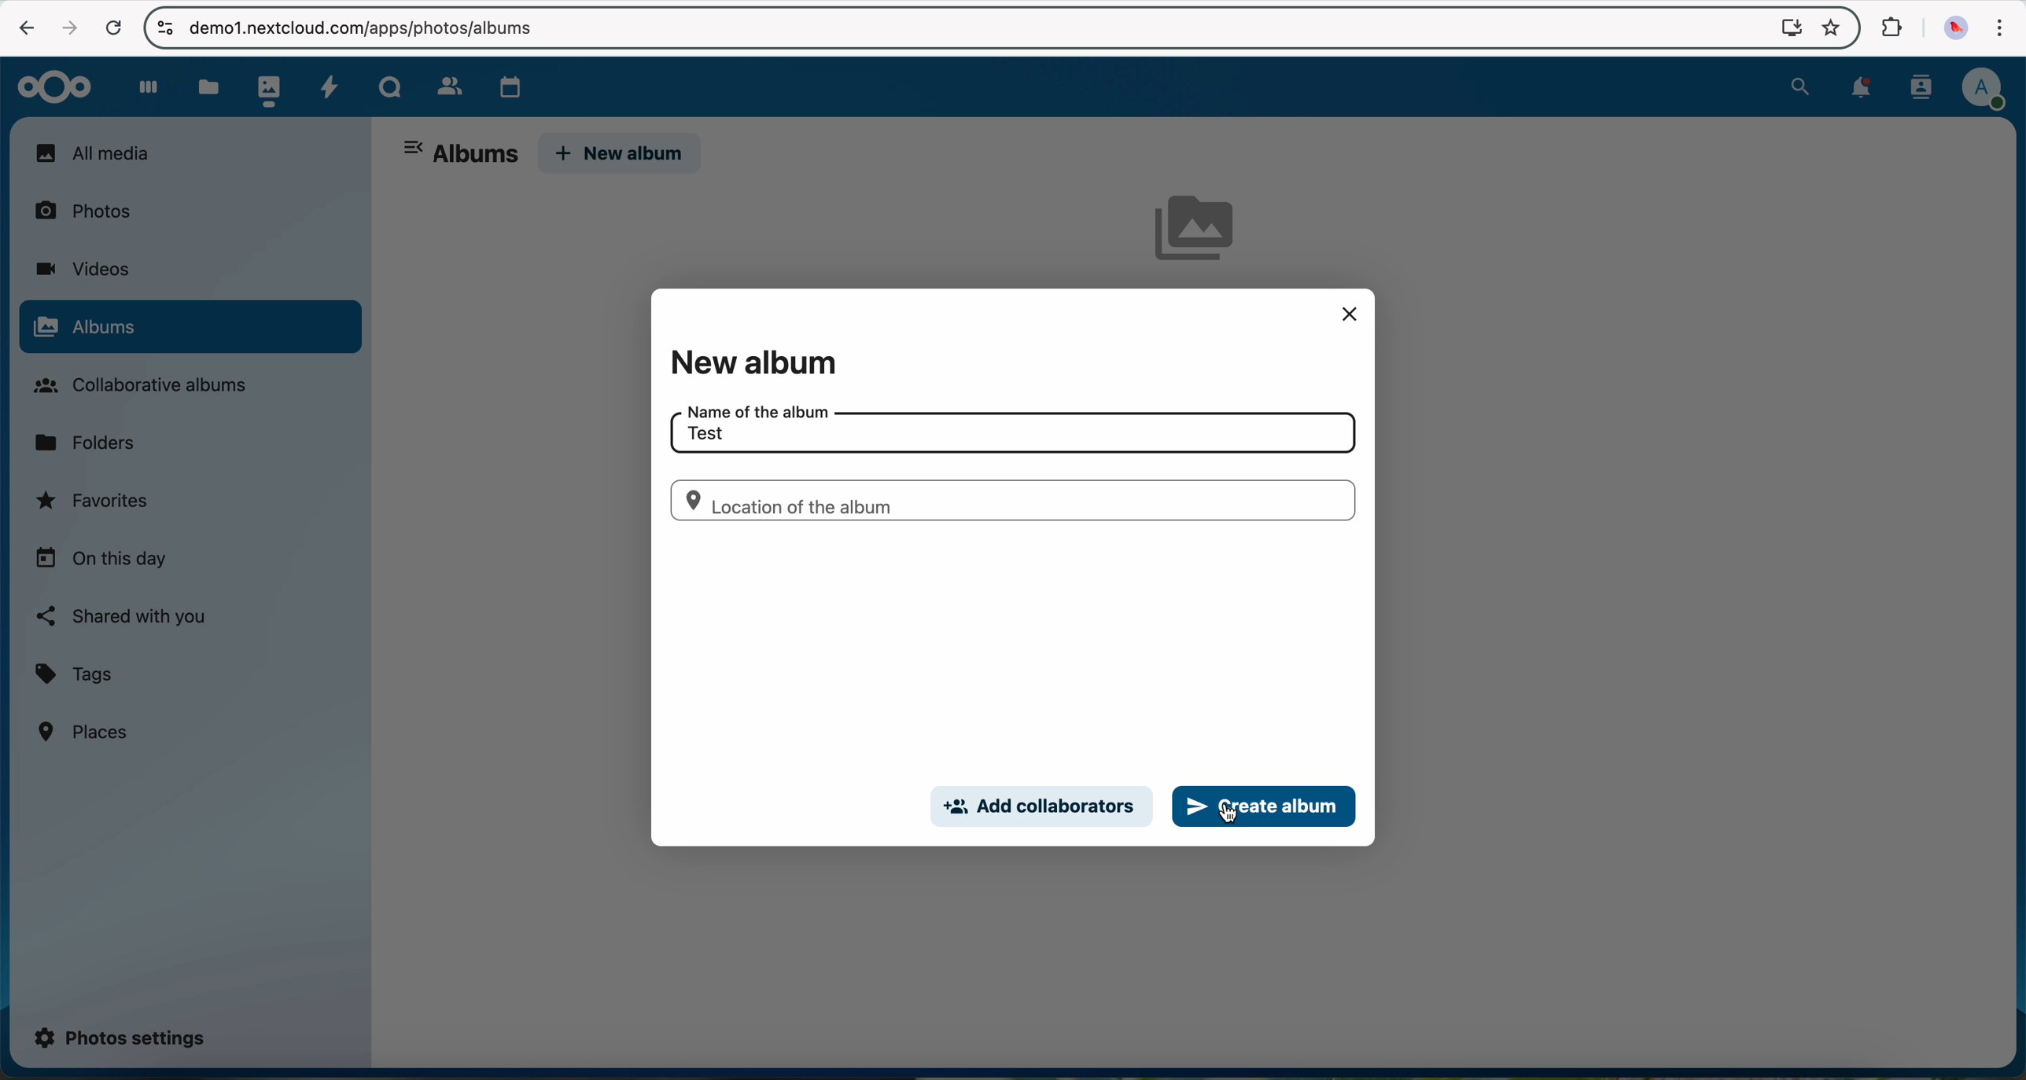  I want to click on there is no album yet, so click(1203, 233).